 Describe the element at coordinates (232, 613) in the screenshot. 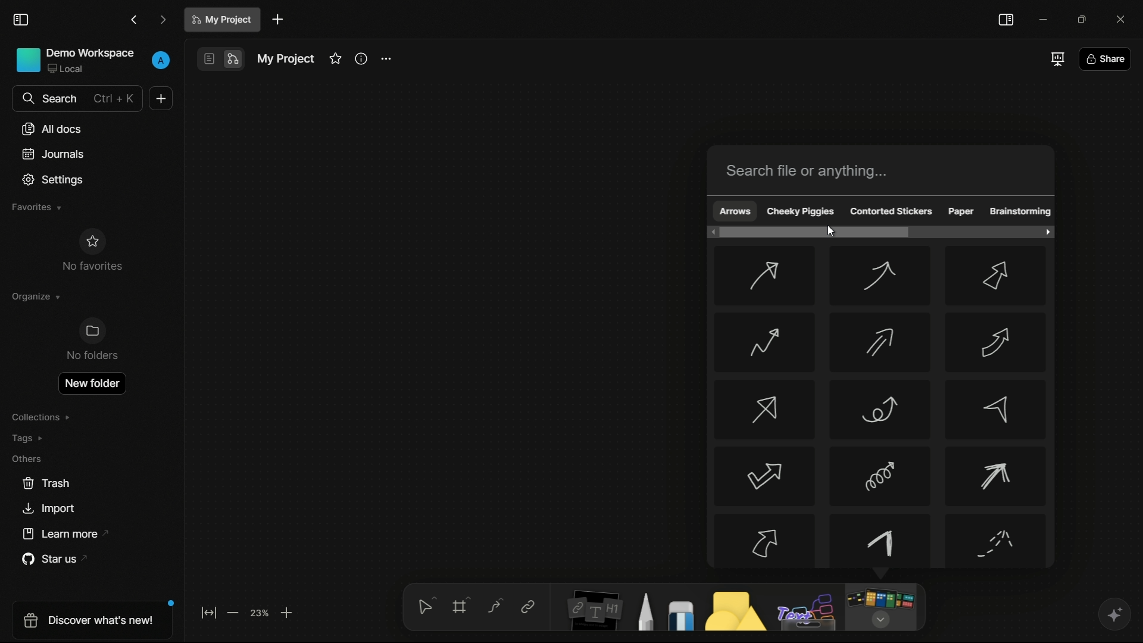

I see `zoom out` at that location.